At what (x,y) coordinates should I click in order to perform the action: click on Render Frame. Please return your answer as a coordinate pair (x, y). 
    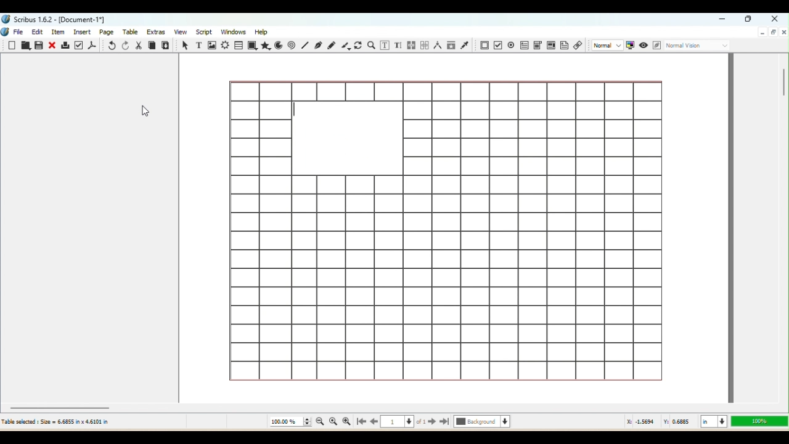
    Looking at the image, I should click on (225, 45).